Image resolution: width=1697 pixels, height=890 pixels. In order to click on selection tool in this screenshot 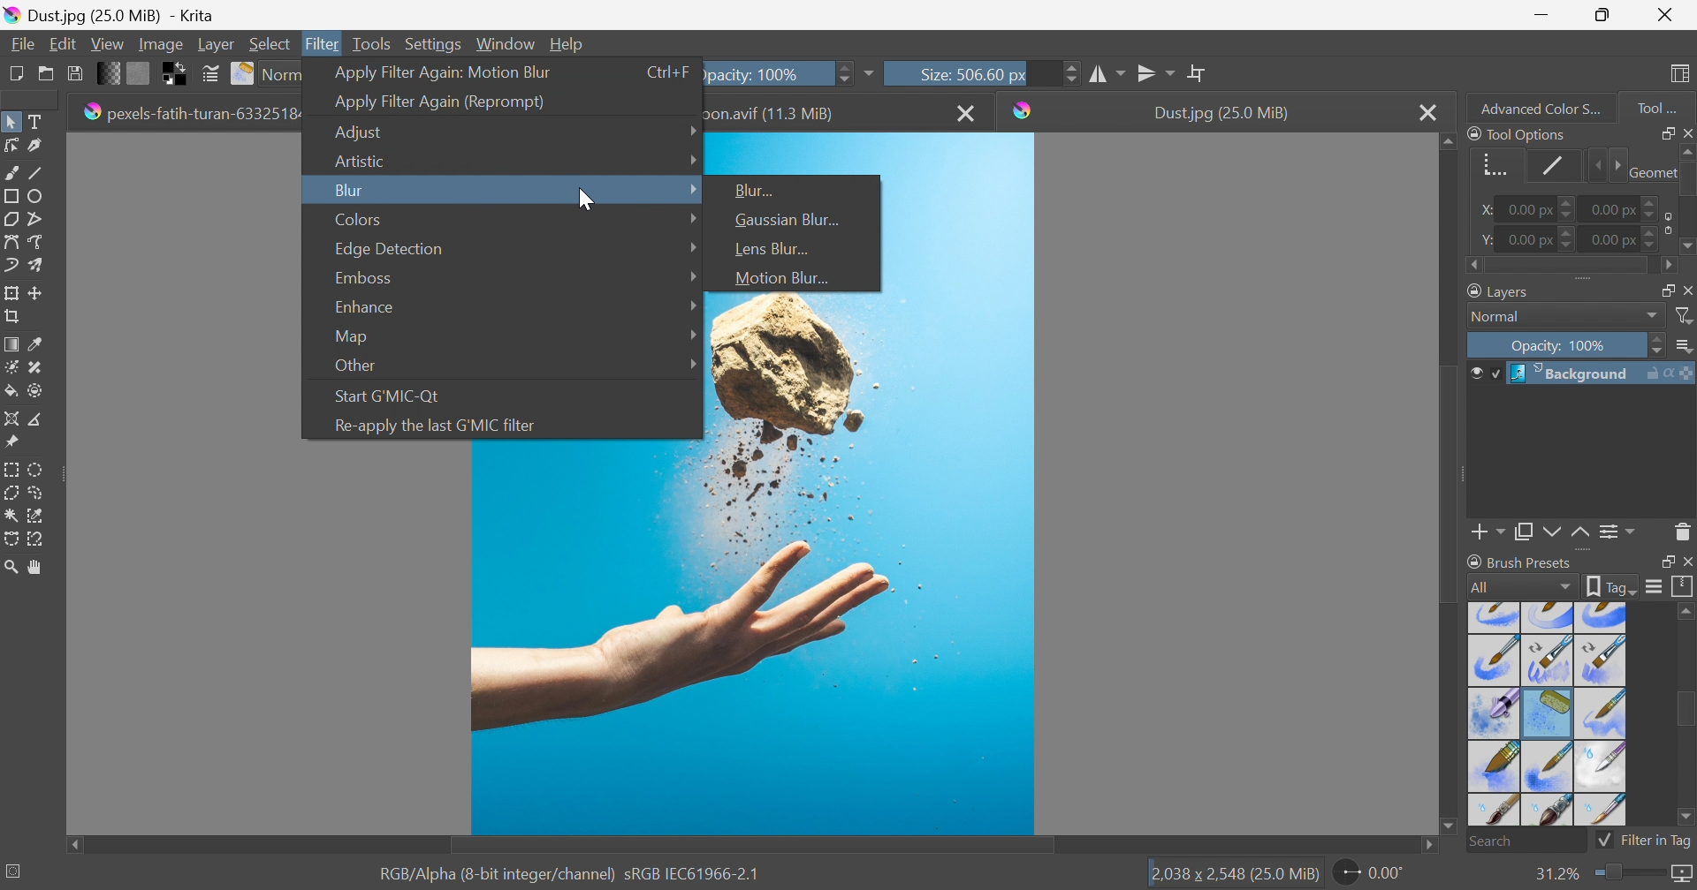, I will do `click(41, 514)`.